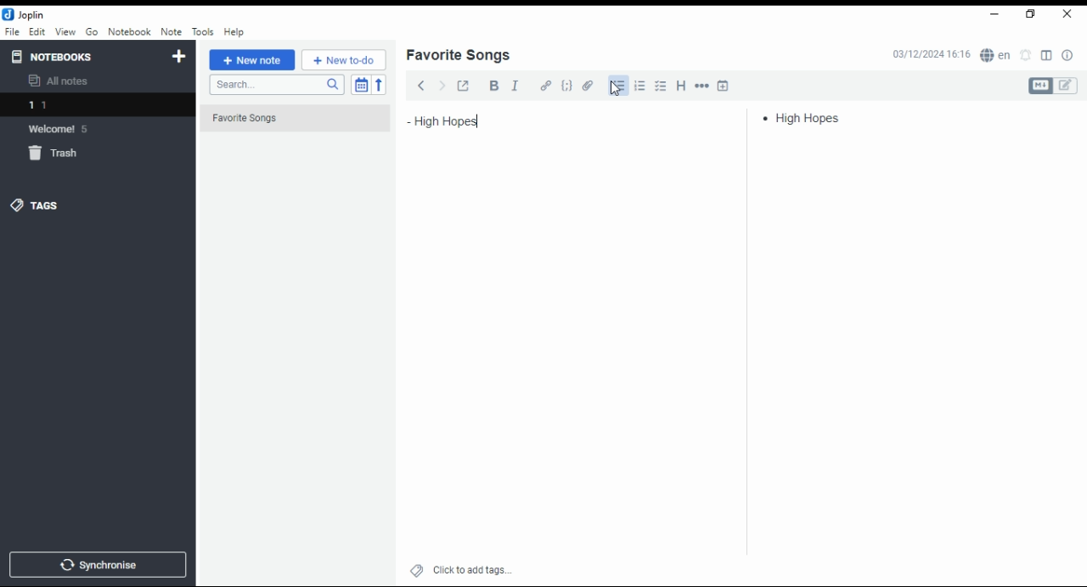 The width and height of the screenshot is (1087, 587). I want to click on attach file, so click(589, 85).